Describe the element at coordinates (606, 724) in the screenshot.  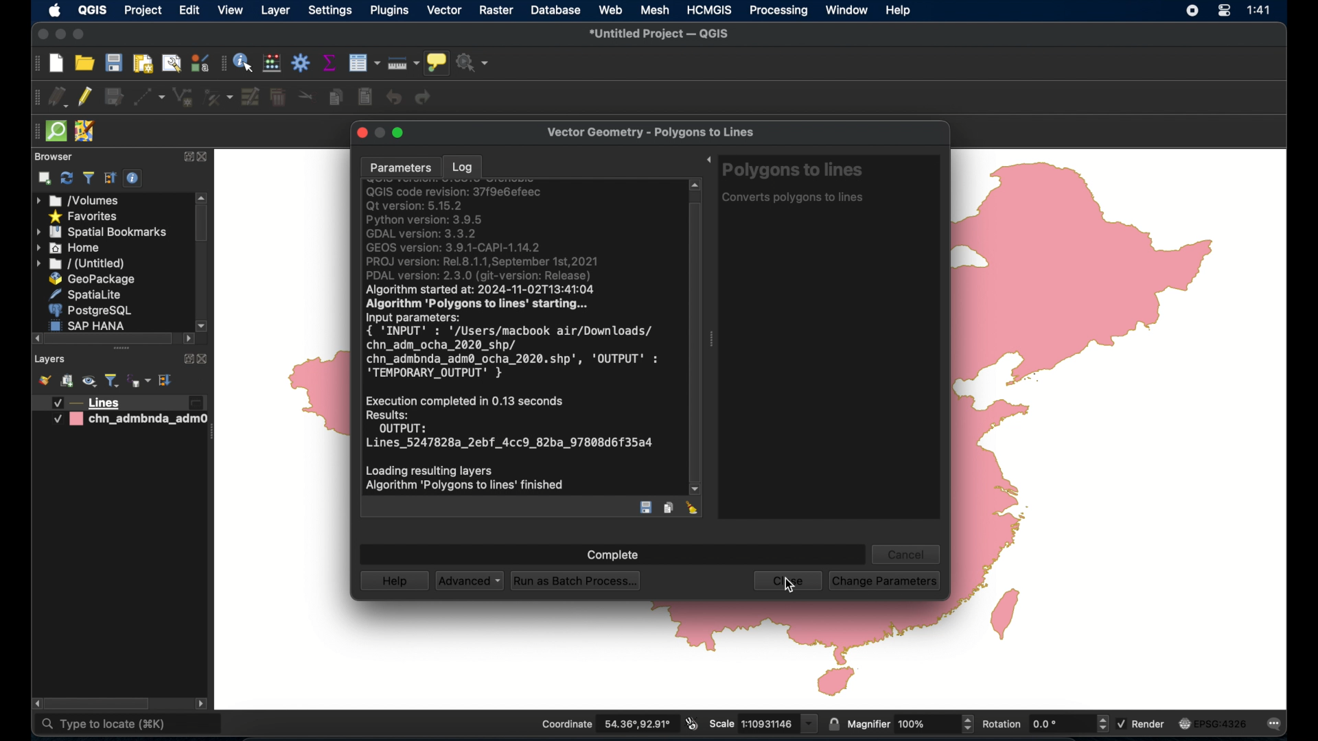
I see `coordinate` at that location.